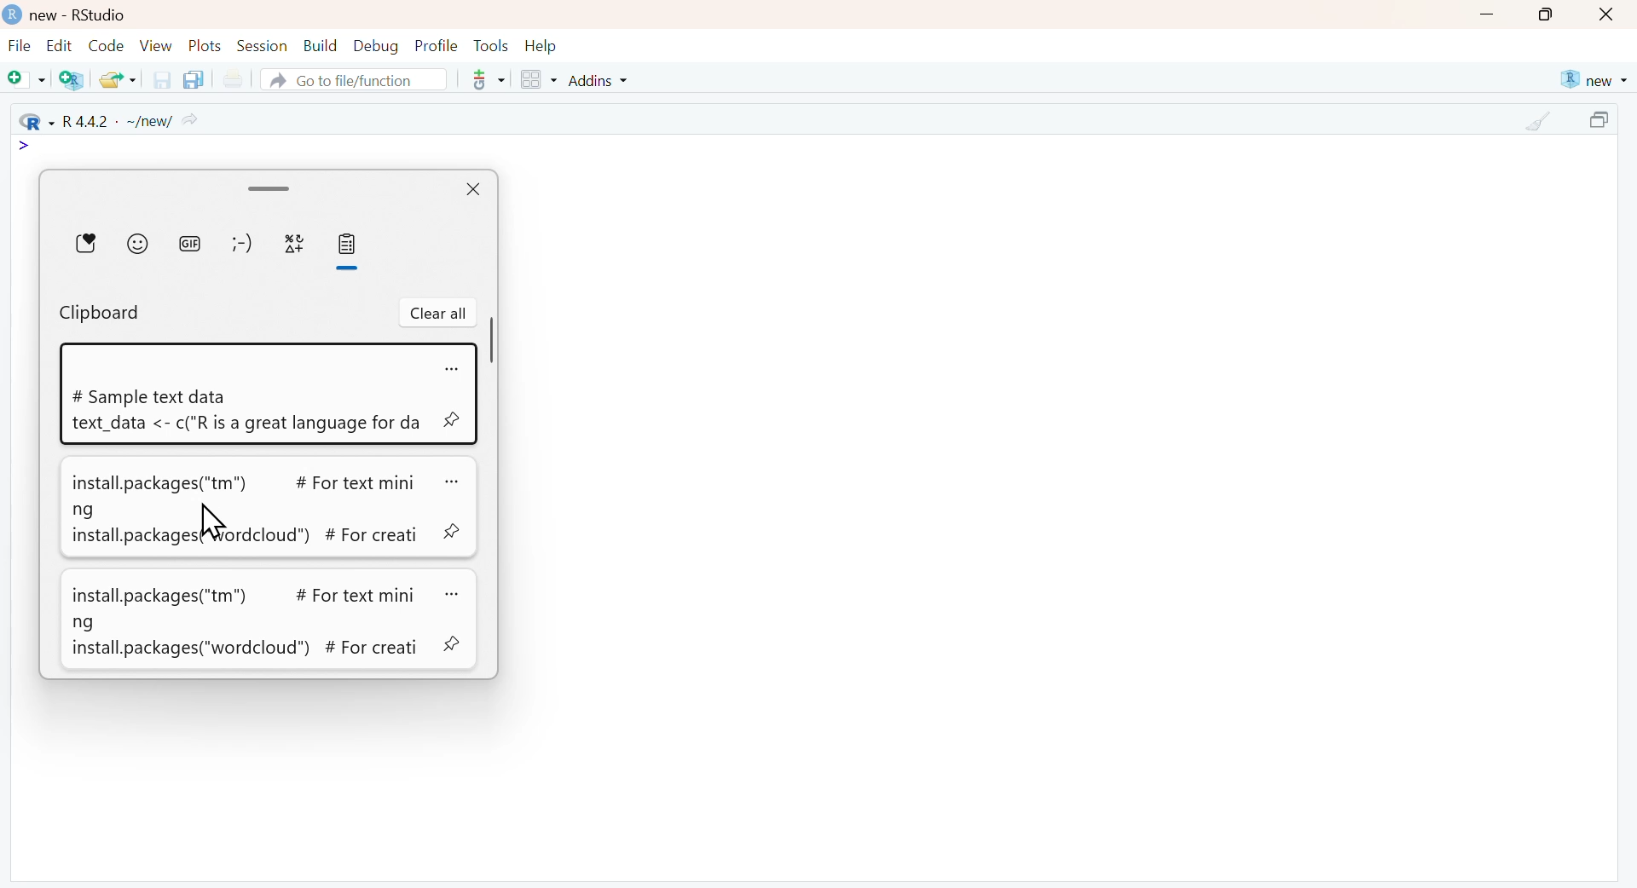 Image resolution: width=1637 pixels, height=888 pixels. What do you see at coordinates (321, 46) in the screenshot?
I see `Build` at bounding box center [321, 46].